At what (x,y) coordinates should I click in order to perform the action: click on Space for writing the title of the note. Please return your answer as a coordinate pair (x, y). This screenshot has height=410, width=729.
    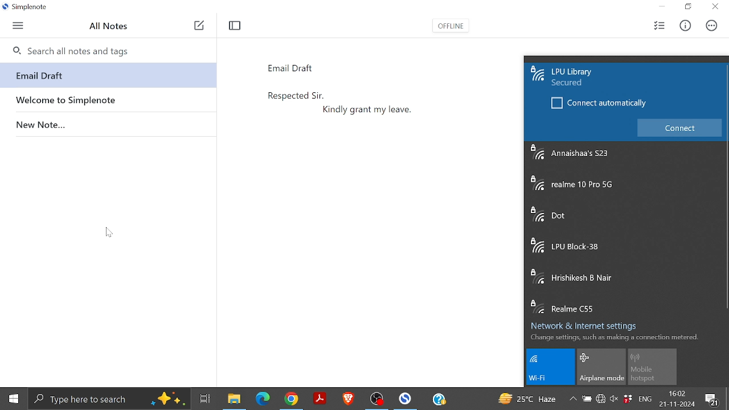
    Looking at the image, I should click on (318, 67).